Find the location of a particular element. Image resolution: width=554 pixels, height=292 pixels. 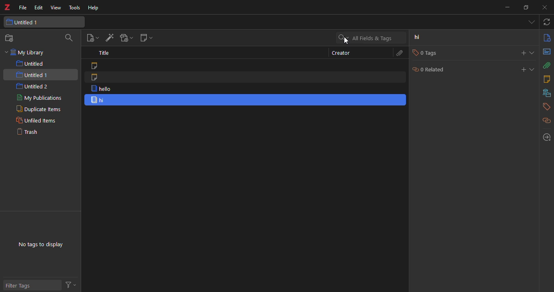

all fields and tags is located at coordinates (368, 37).